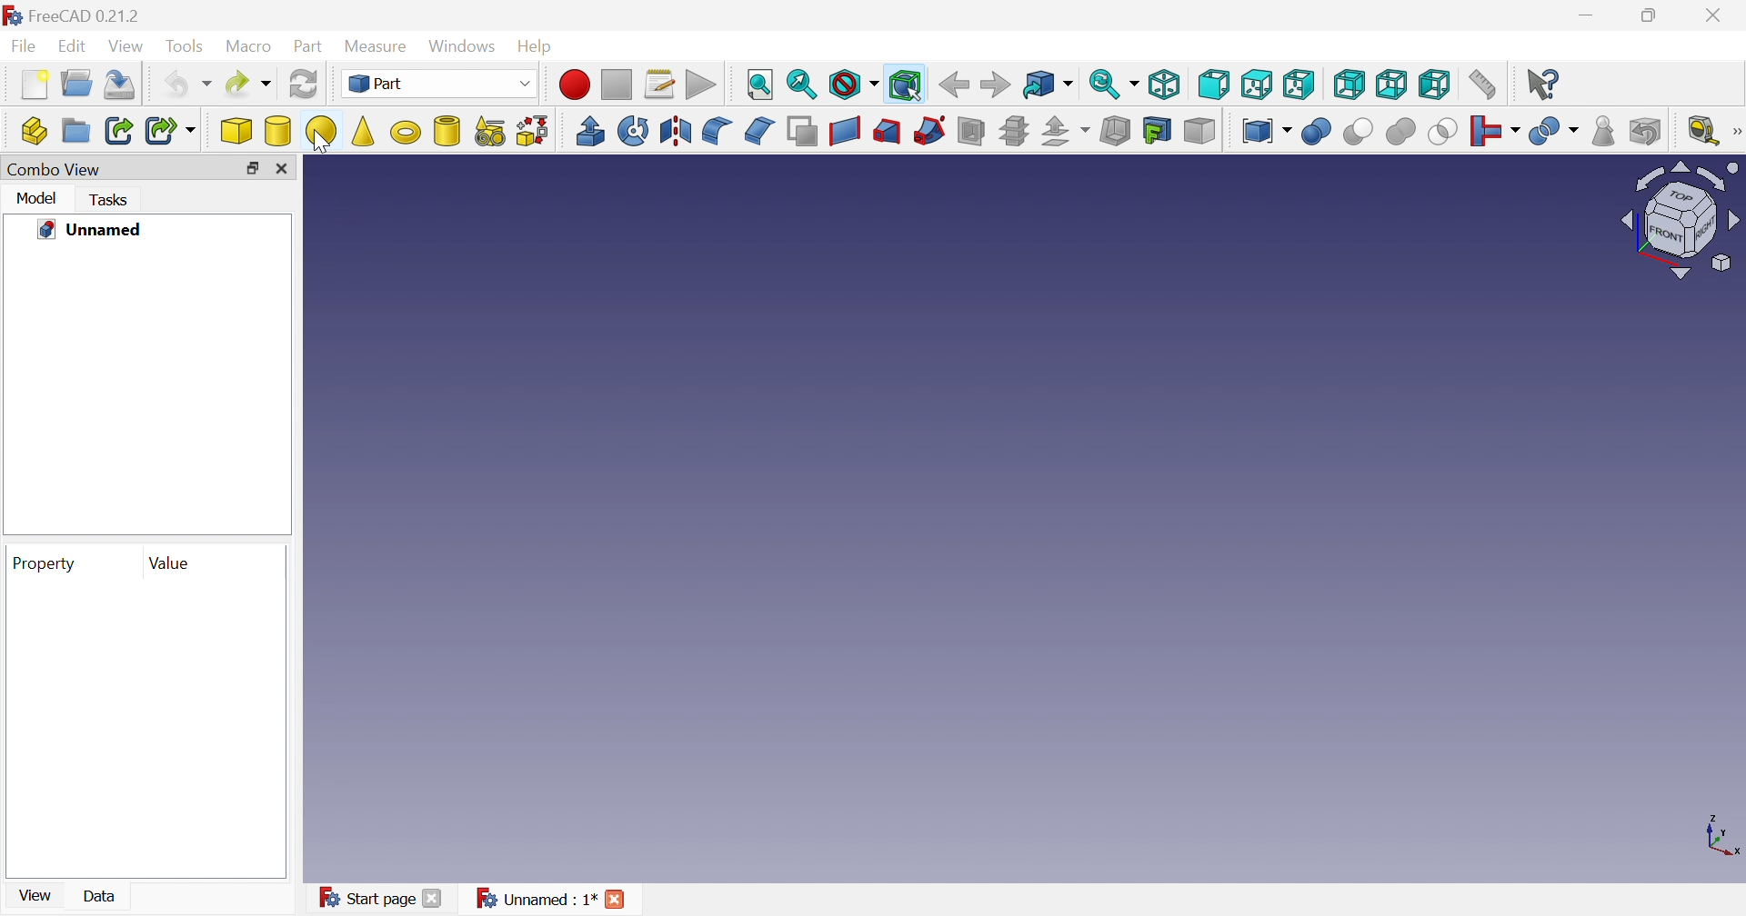 The image size is (1746, 916). I want to click on Minimize, so click(1592, 17).